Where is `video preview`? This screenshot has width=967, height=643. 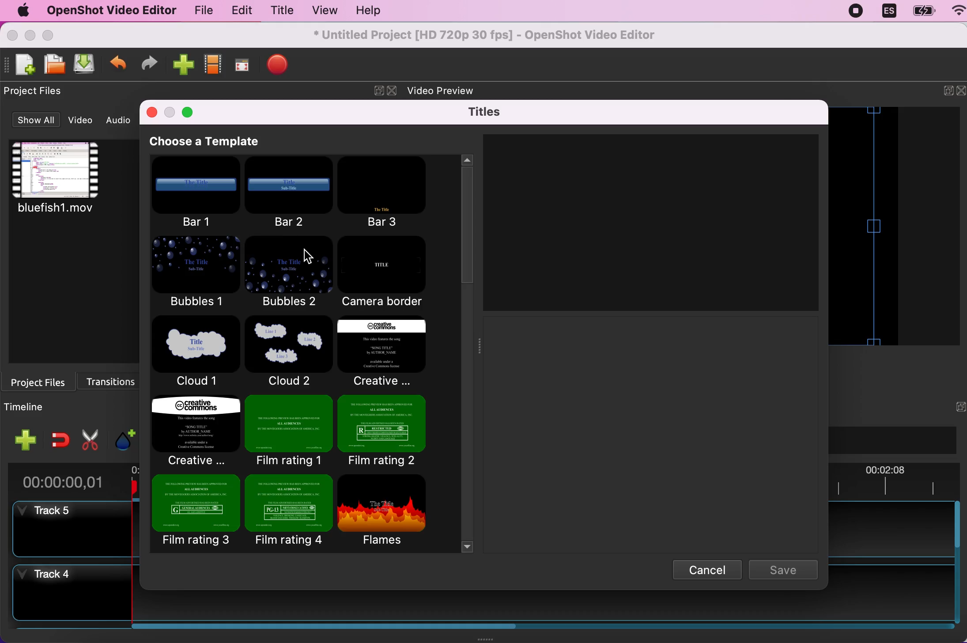
video preview is located at coordinates (450, 88).